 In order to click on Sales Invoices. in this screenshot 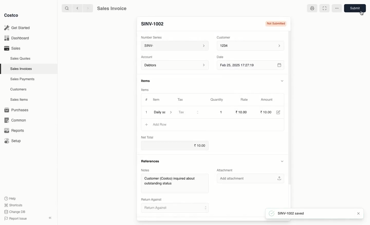, I will do `click(21, 69)`.